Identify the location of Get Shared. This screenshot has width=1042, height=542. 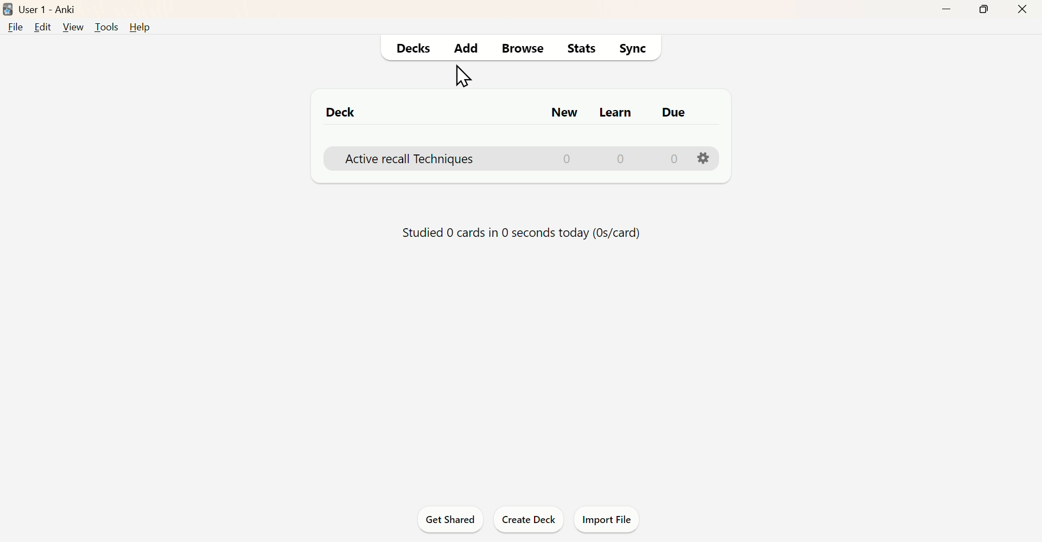
(447, 519).